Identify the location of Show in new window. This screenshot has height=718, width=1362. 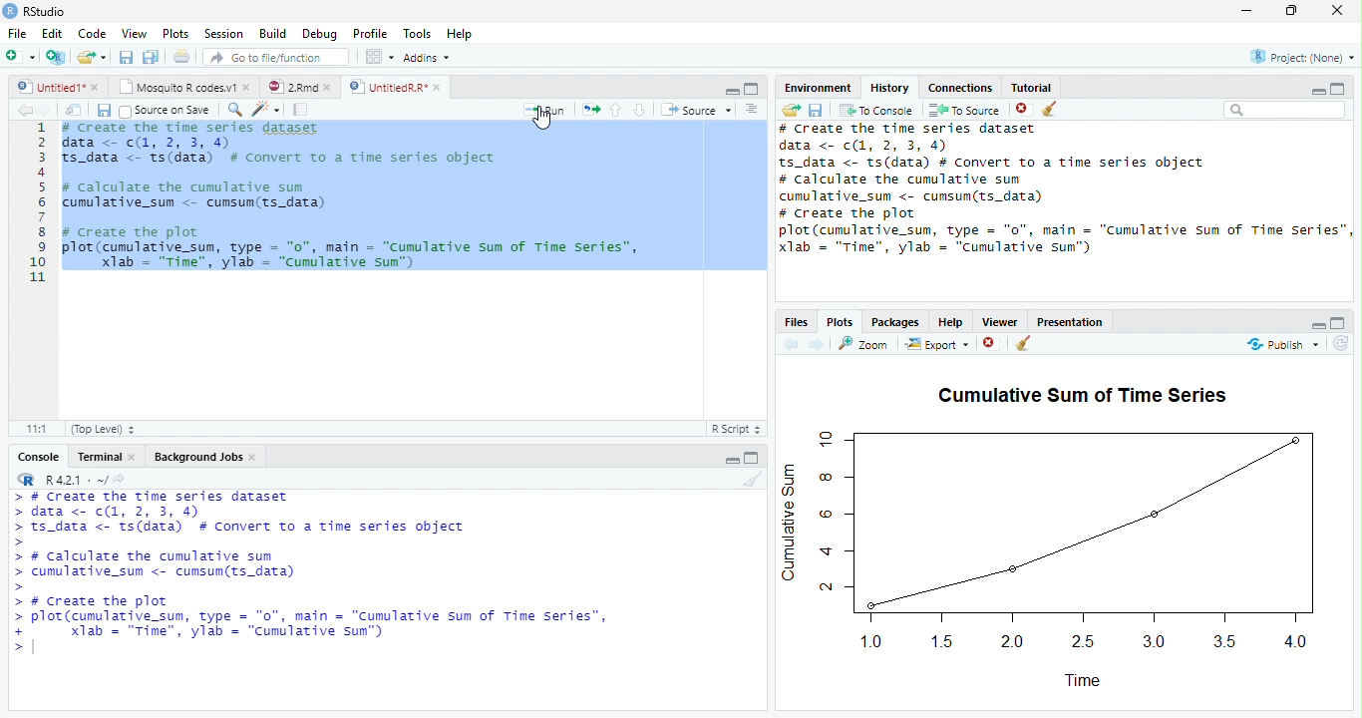
(73, 113).